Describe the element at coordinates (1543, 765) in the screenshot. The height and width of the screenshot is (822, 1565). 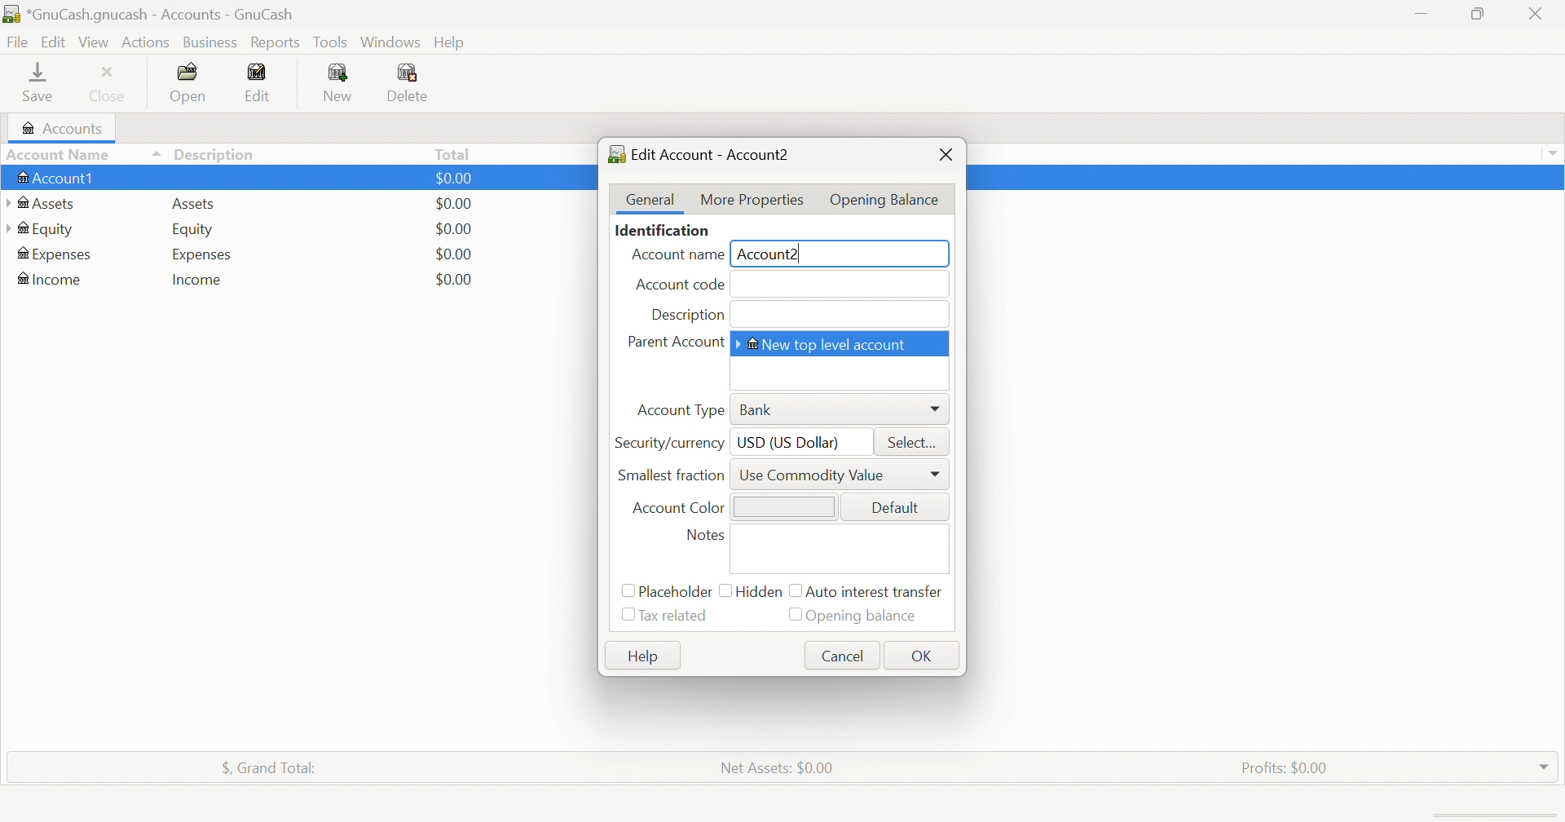
I see `Drop Down` at that location.